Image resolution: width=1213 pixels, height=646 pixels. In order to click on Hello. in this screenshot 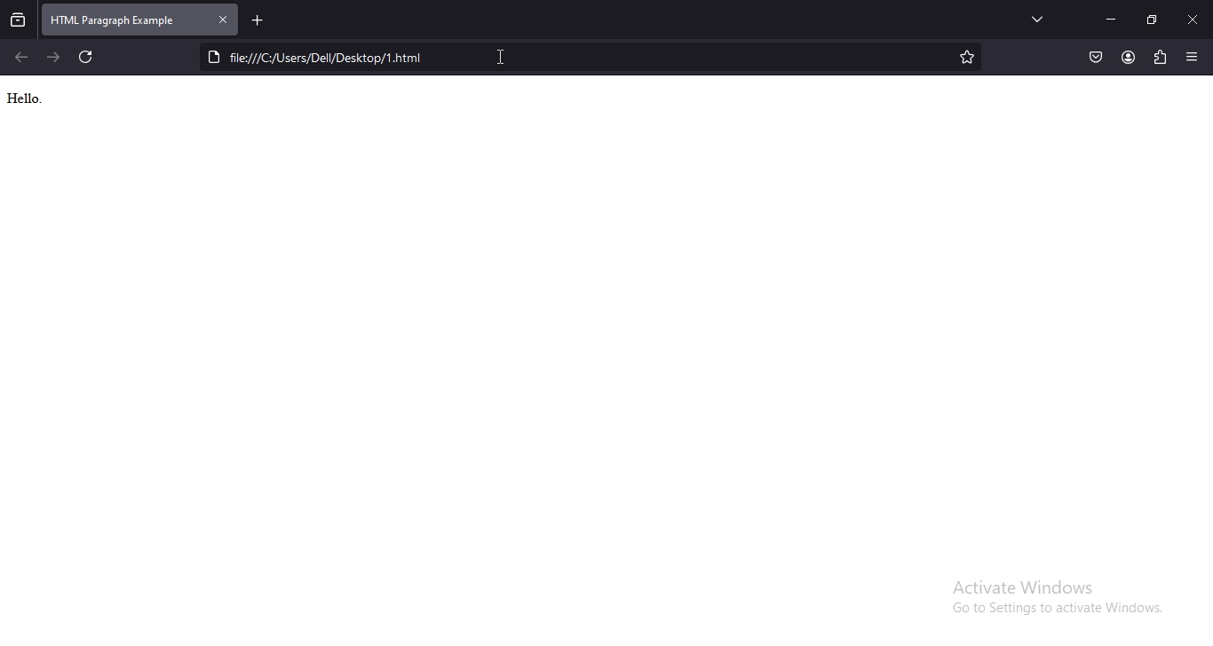, I will do `click(34, 98)`.